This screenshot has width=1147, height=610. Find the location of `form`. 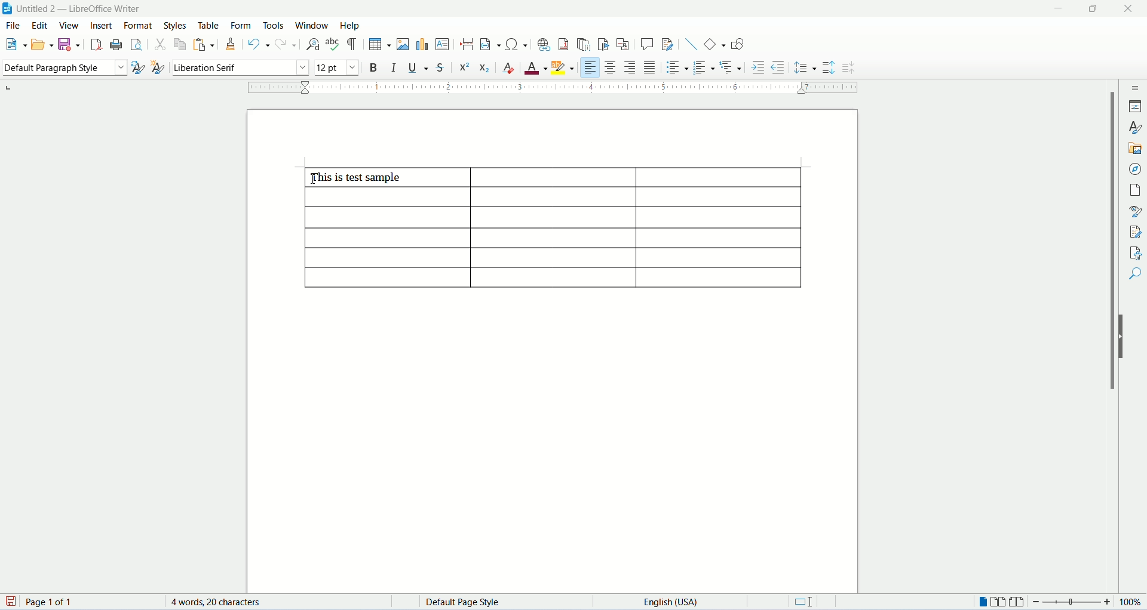

form is located at coordinates (244, 26).